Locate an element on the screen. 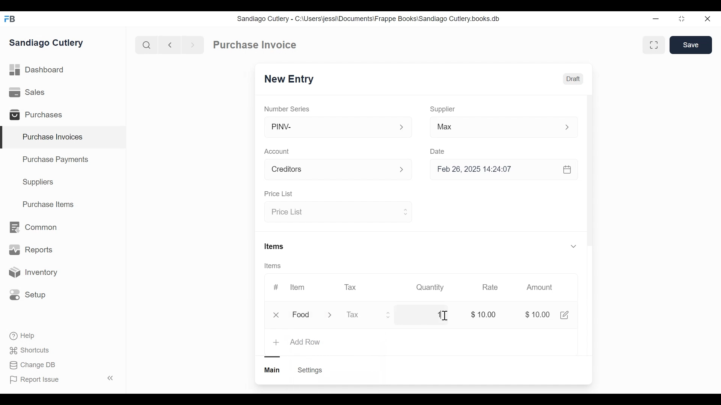 This screenshot has height=405, width=721. Shortcuts is located at coordinates (30, 350).